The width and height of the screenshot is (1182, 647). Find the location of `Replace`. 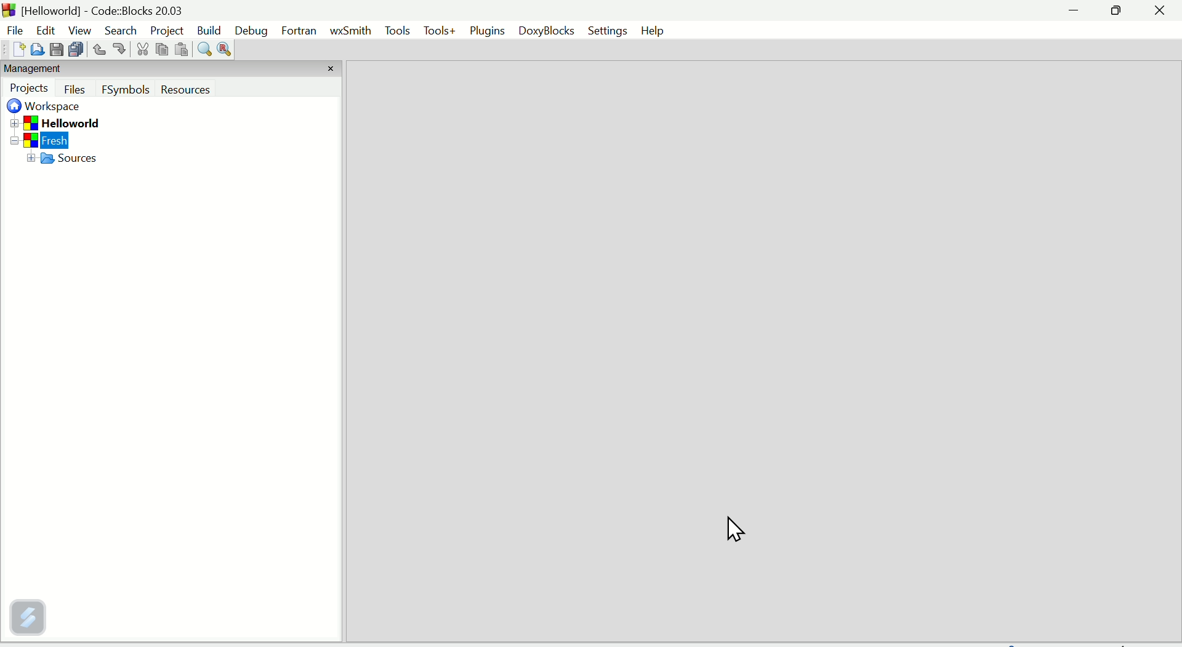

Replace is located at coordinates (224, 49).